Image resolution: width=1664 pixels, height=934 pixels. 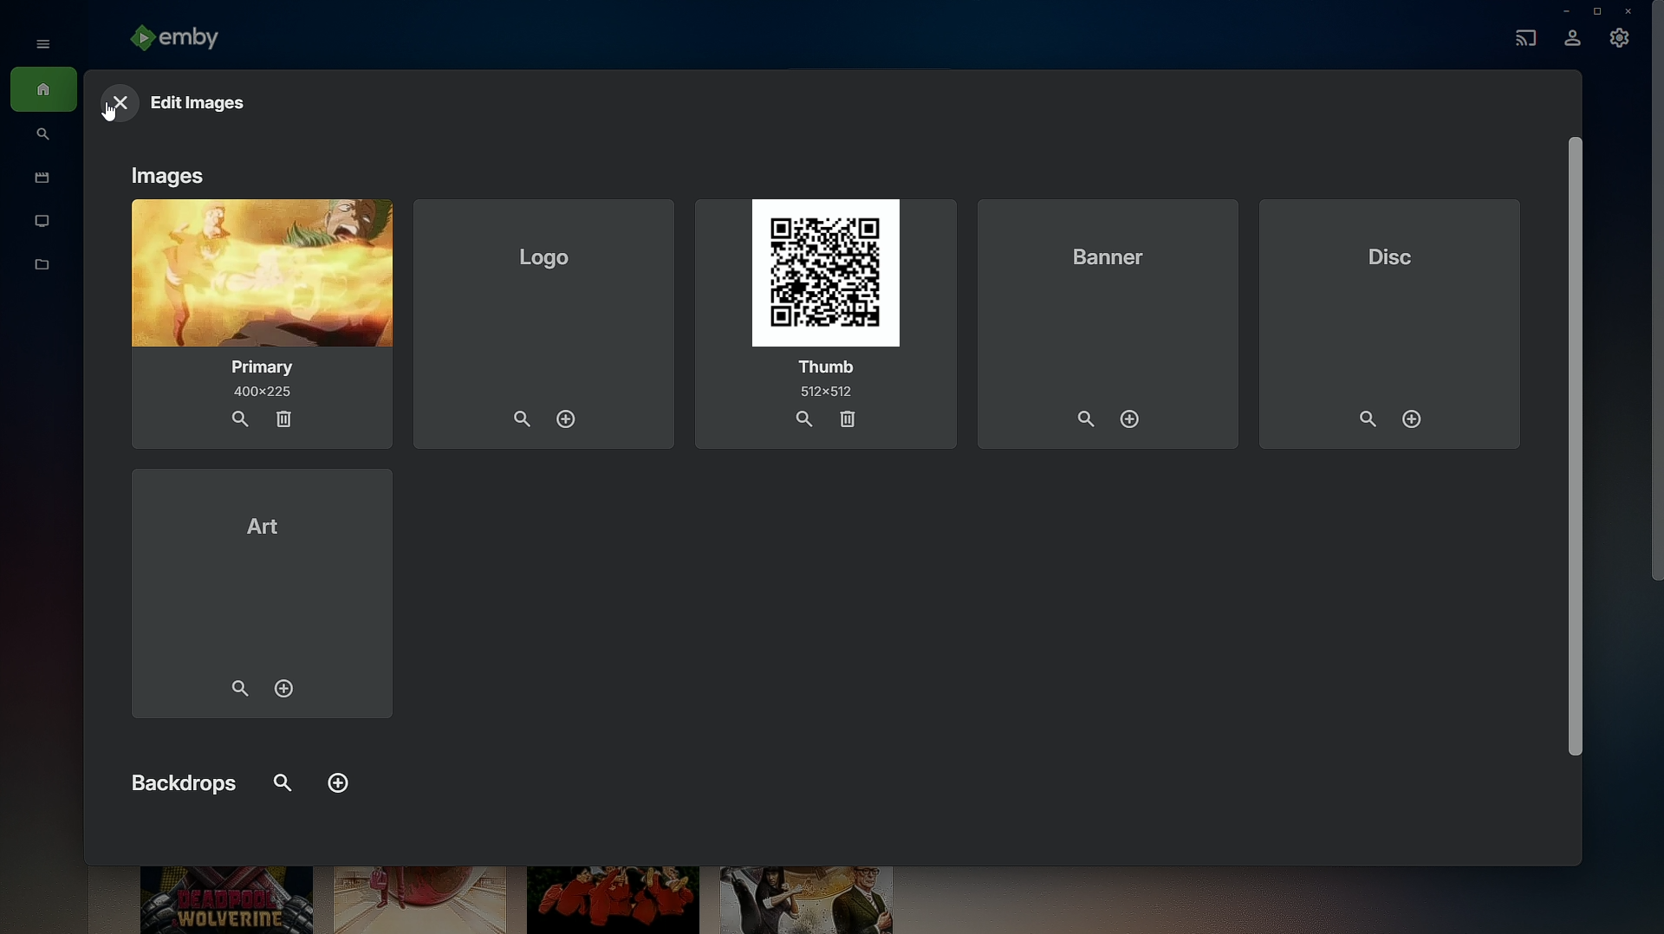 What do you see at coordinates (182, 40) in the screenshot?
I see `emby` at bounding box center [182, 40].